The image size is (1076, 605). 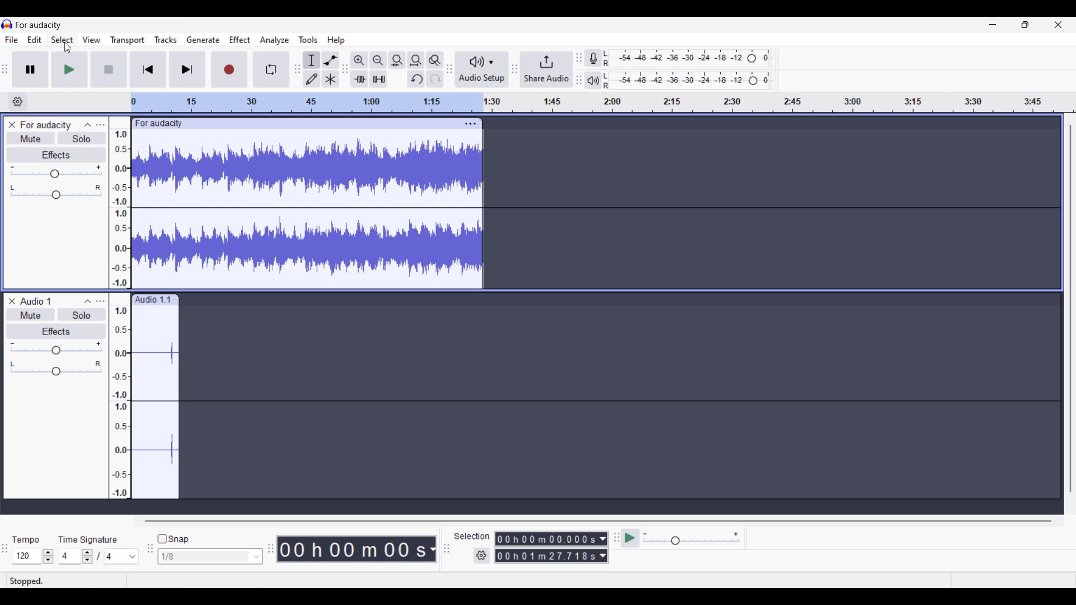 What do you see at coordinates (433, 549) in the screenshot?
I see `Duration measurement` at bounding box center [433, 549].